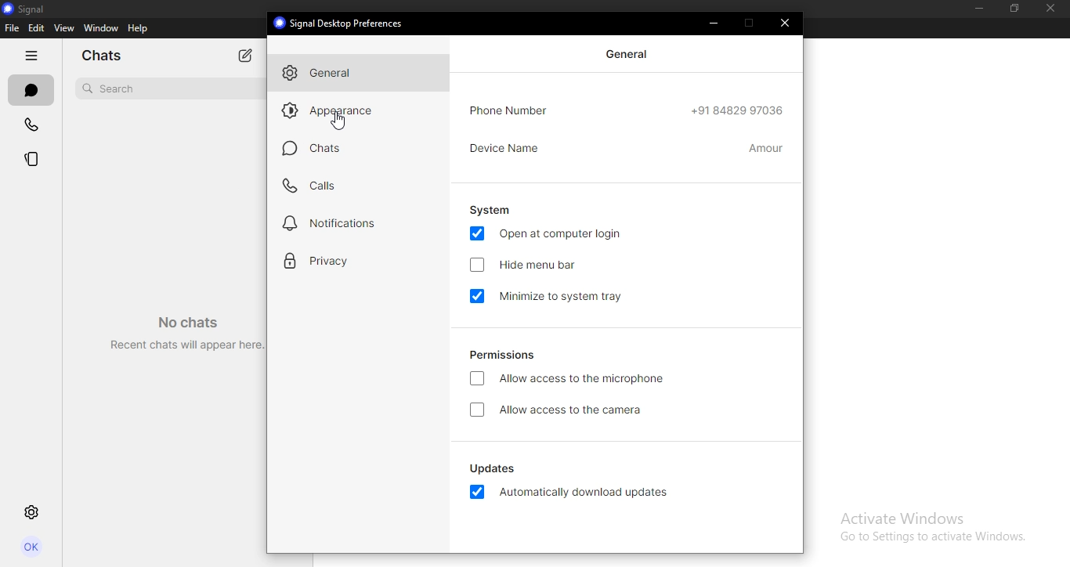  What do you see at coordinates (627, 111) in the screenshot?
I see `phone number details` at bounding box center [627, 111].